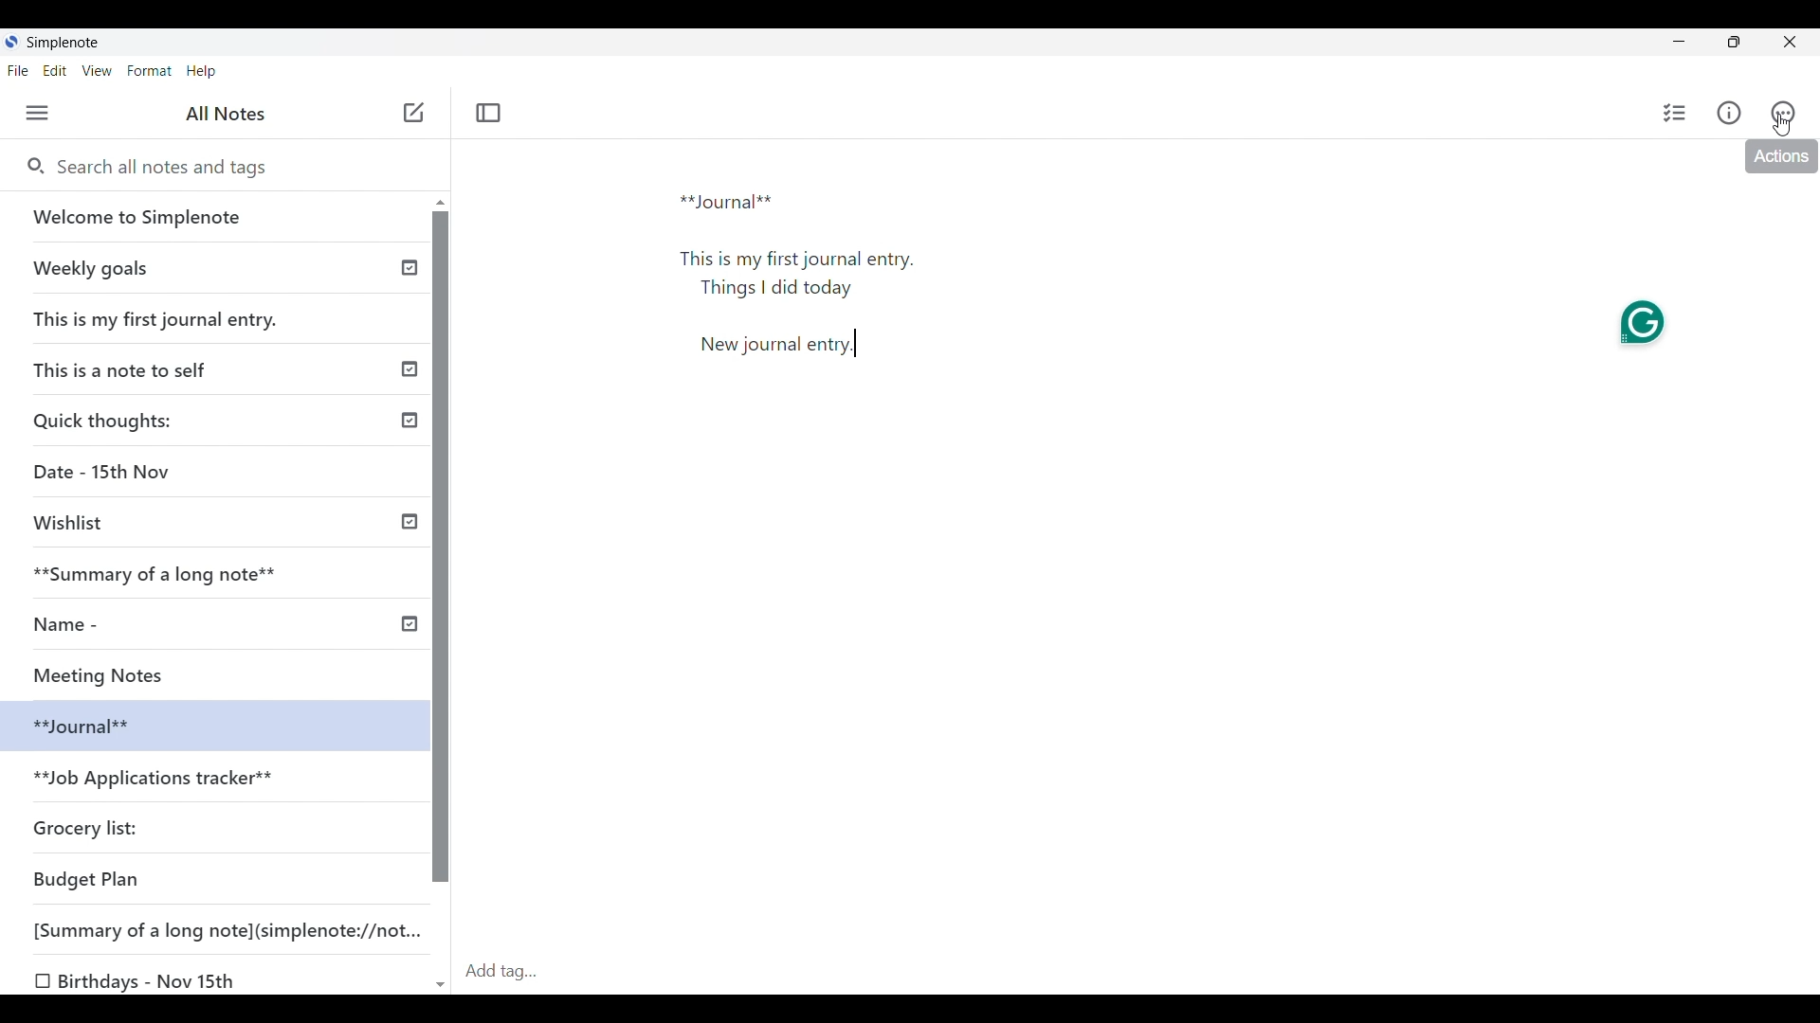 The width and height of the screenshot is (1820, 1023). What do you see at coordinates (236, 929) in the screenshot?
I see `[Summary of a long note](simplenote://not...` at bounding box center [236, 929].